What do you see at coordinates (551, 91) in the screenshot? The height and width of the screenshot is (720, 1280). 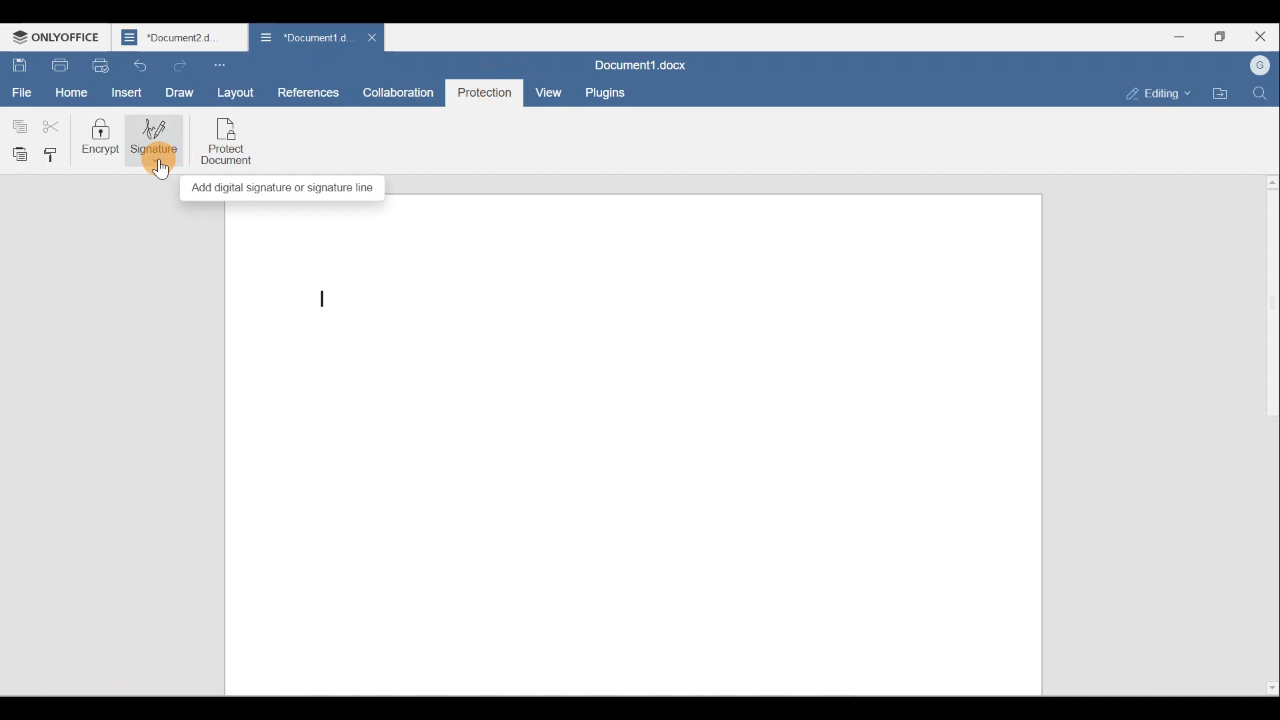 I see `View` at bounding box center [551, 91].